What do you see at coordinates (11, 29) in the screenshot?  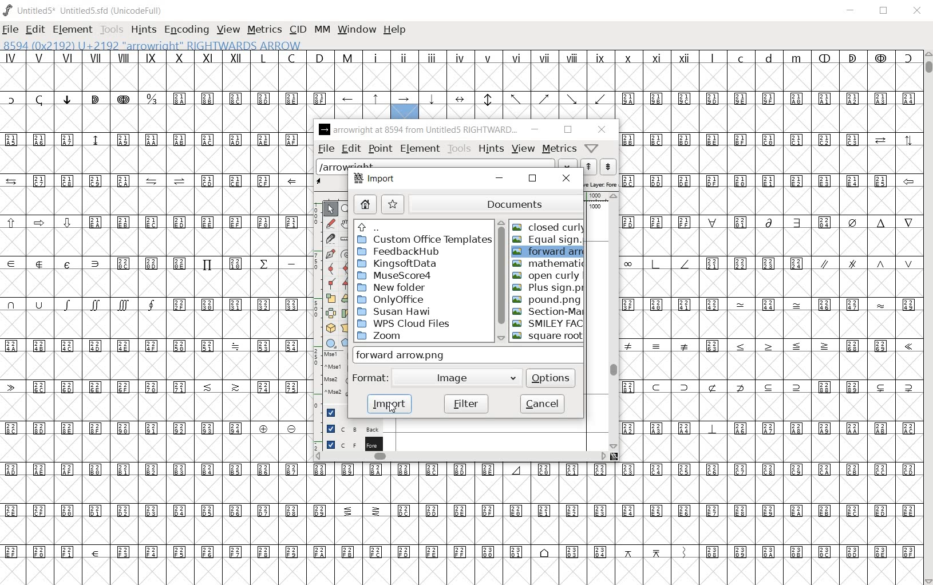 I see `FILE` at bounding box center [11, 29].